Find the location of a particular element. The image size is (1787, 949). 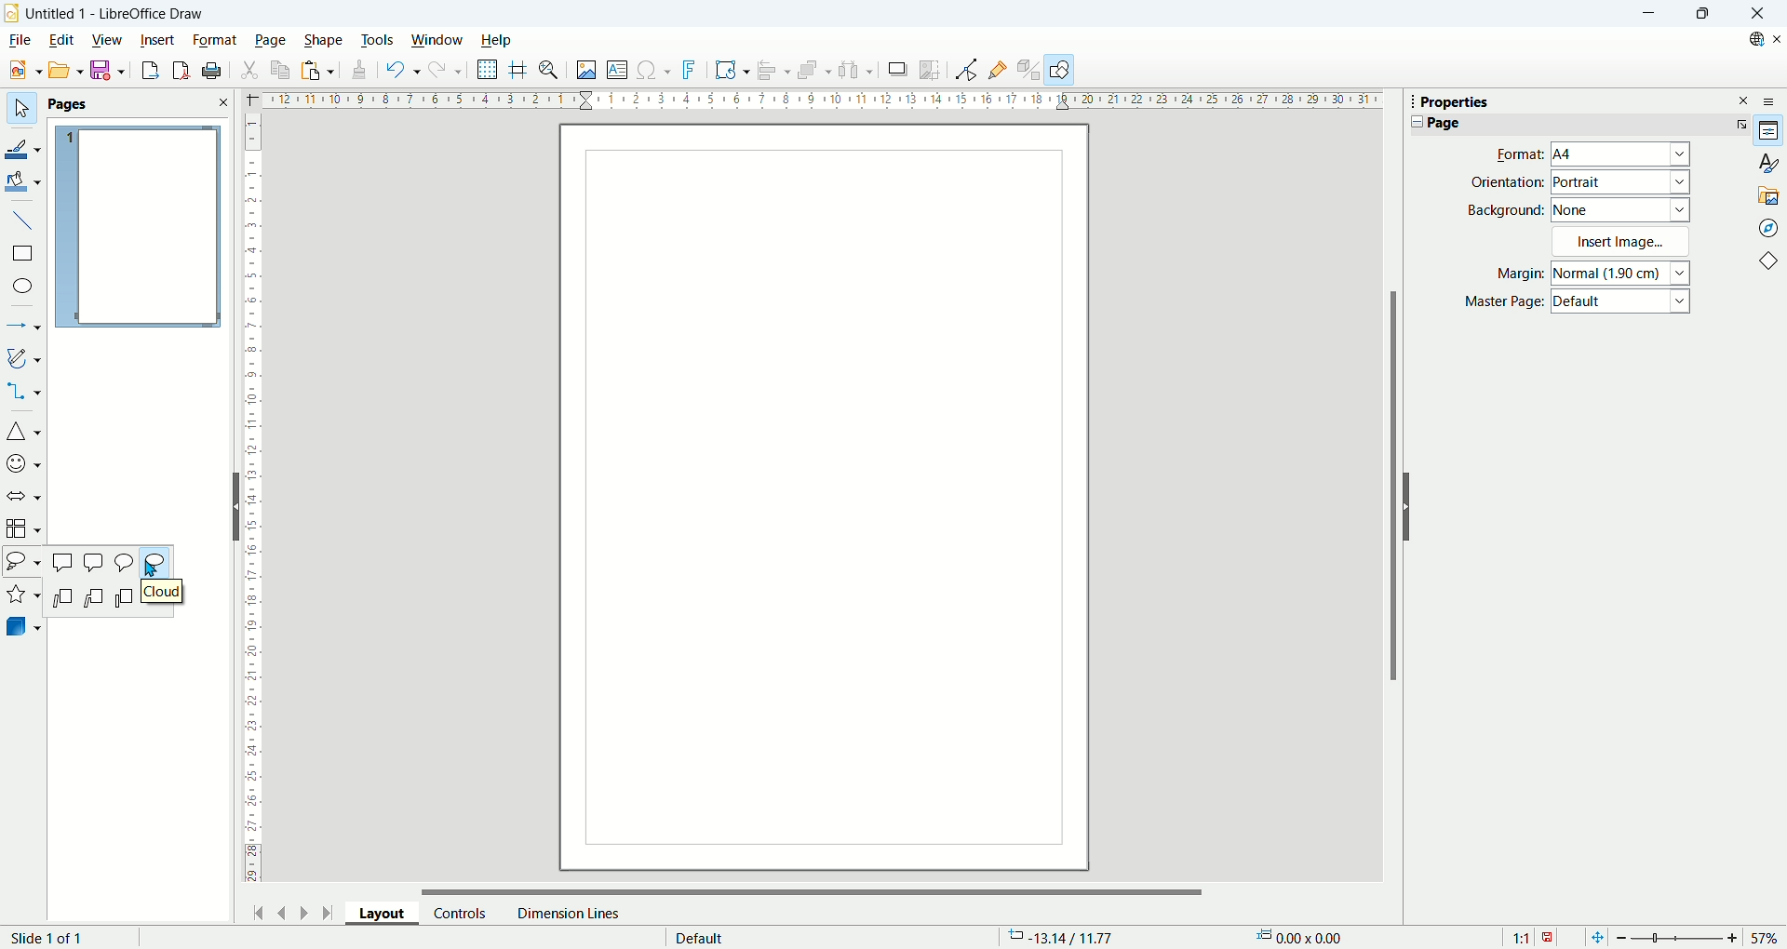

helpline is located at coordinates (518, 70).